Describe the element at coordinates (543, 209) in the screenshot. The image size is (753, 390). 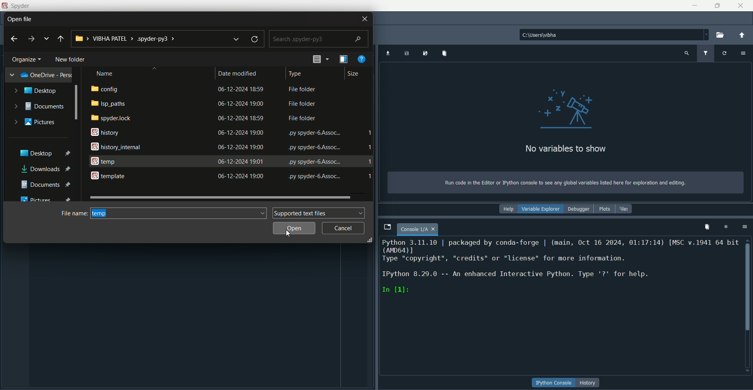
I see `variable explorer` at that location.